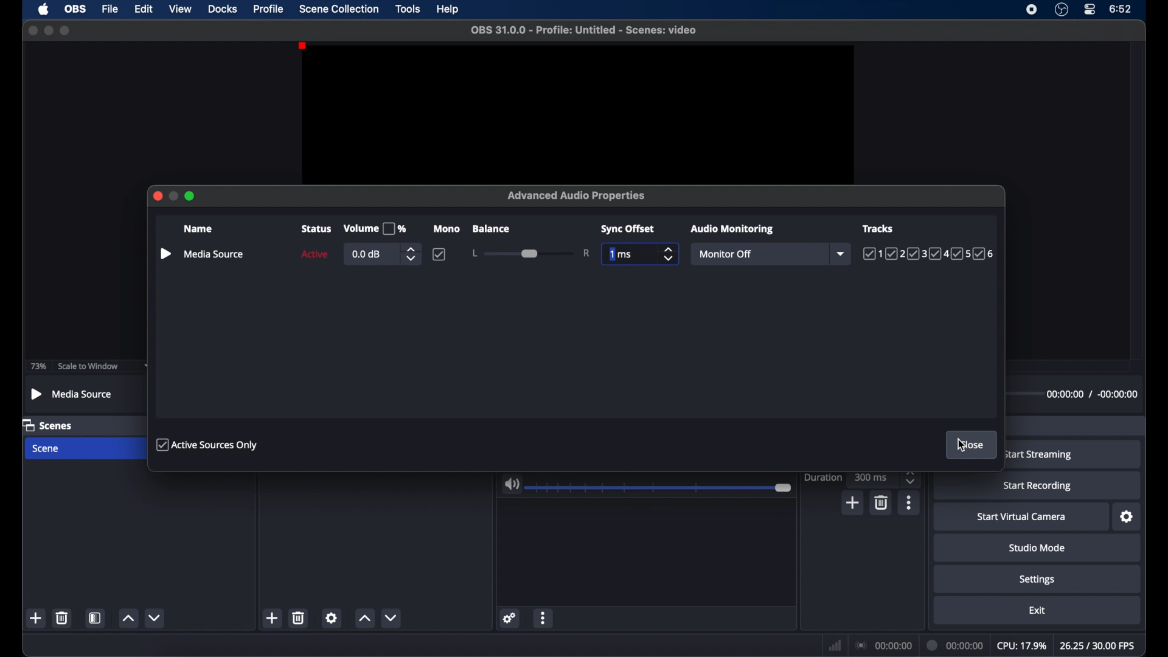 The width and height of the screenshot is (1168, 657). What do you see at coordinates (32, 30) in the screenshot?
I see `close` at bounding box center [32, 30].